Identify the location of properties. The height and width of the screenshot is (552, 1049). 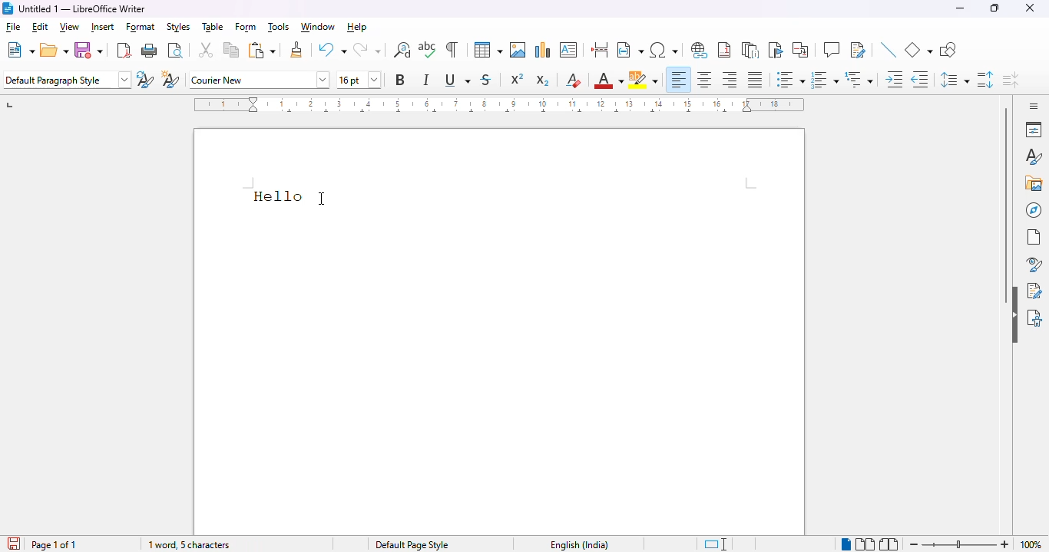
(1034, 129).